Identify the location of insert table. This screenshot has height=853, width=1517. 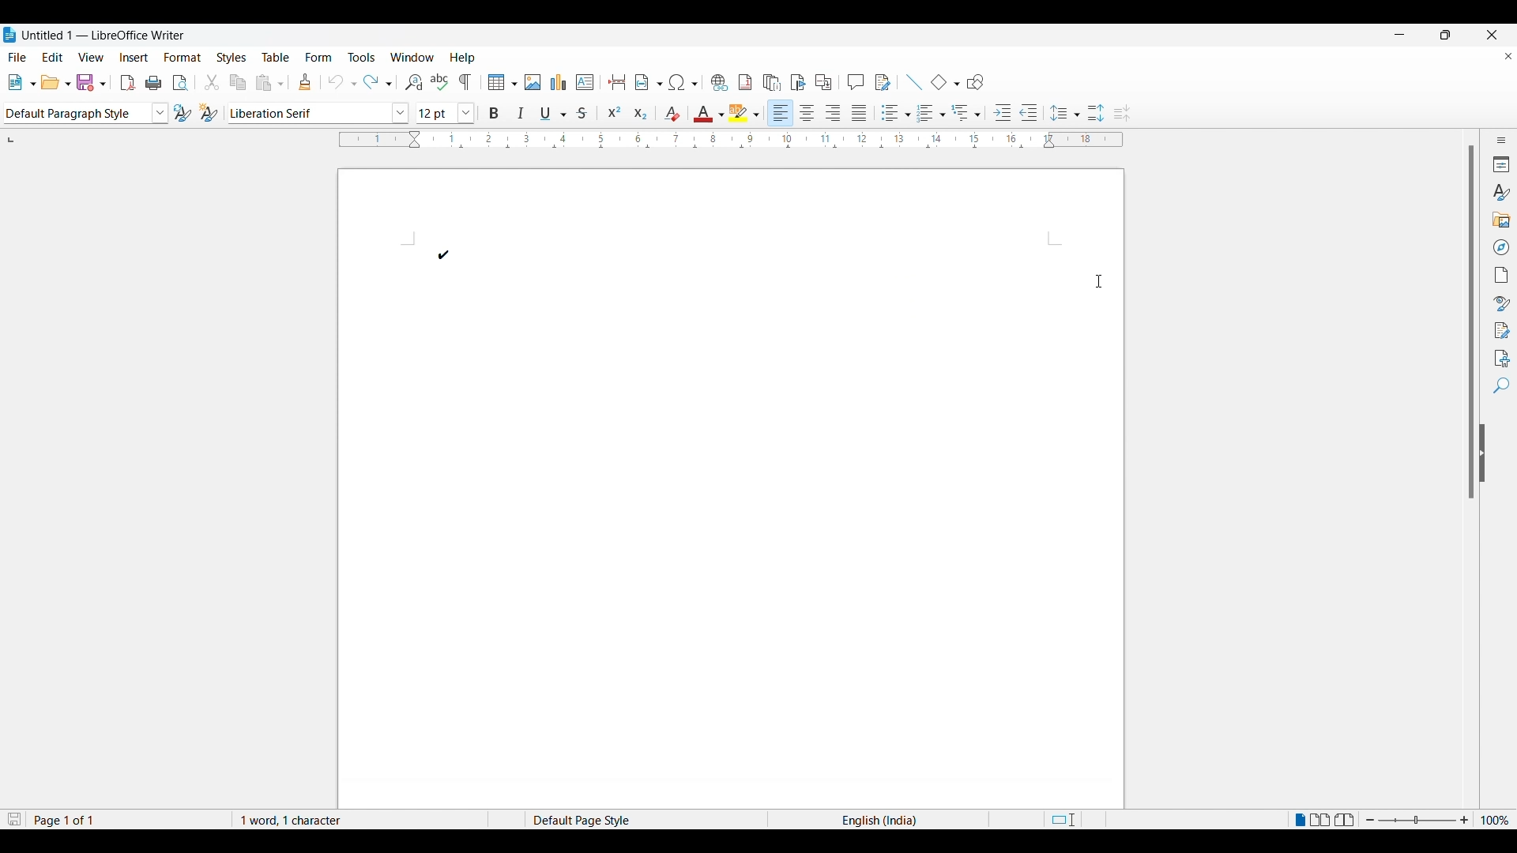
(501, 83).